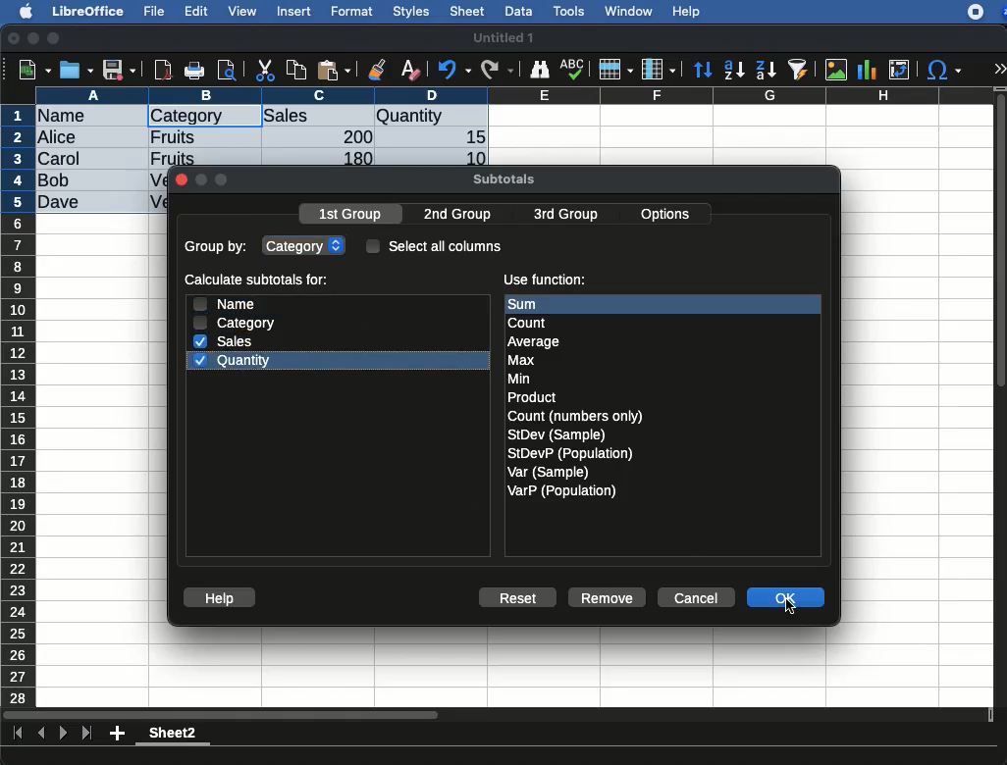  Describe the element at coordinates (838, 70) in the screenshot. I see `image` at that location.